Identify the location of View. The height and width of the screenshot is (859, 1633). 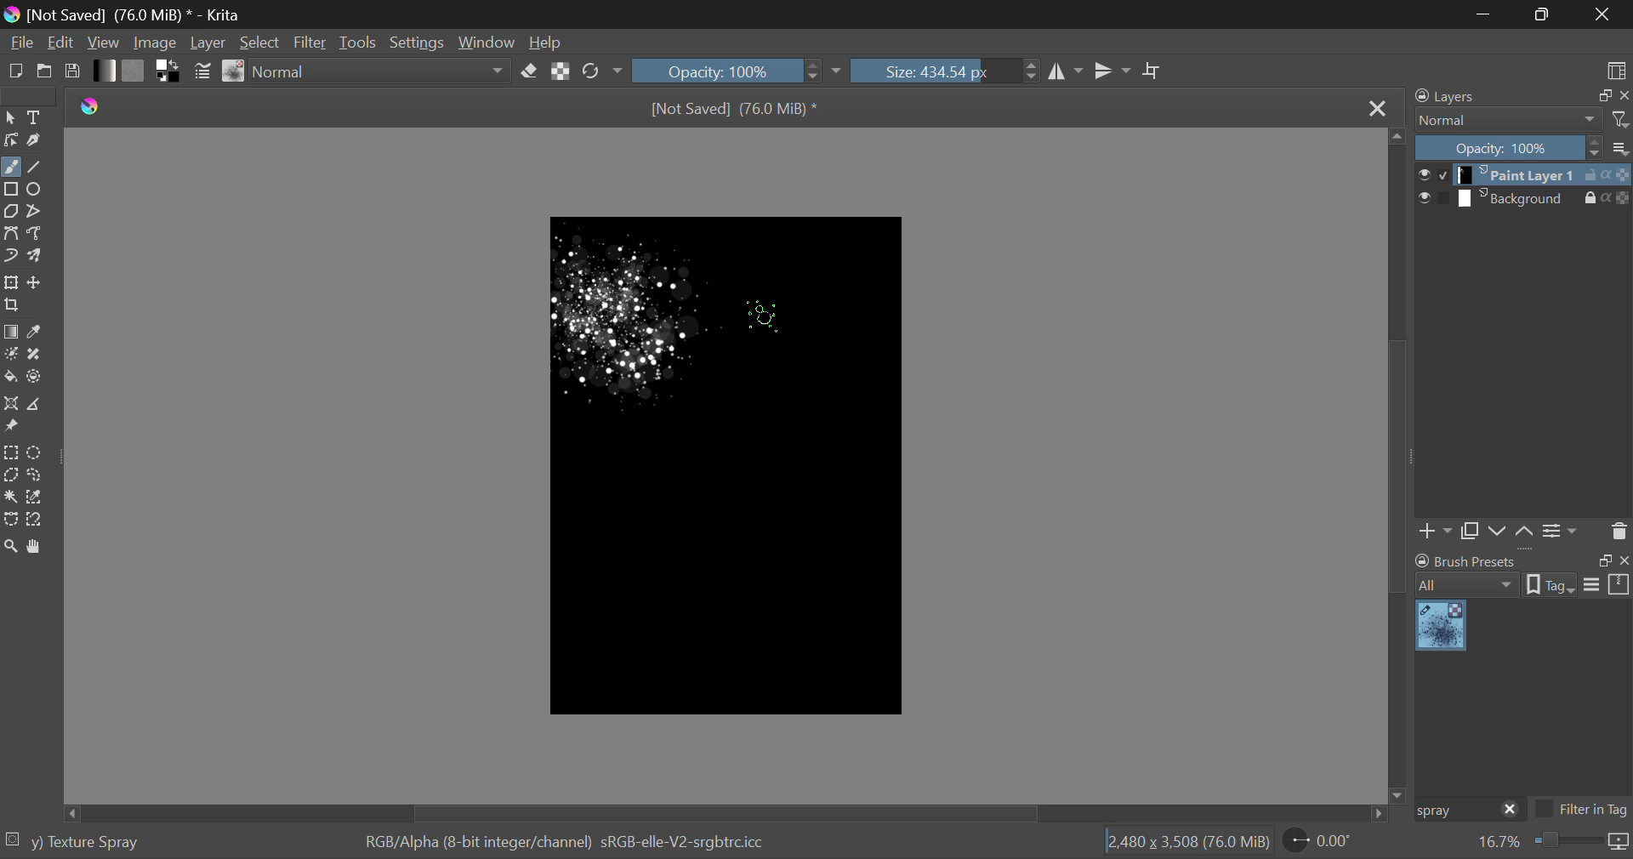
(106, 43).